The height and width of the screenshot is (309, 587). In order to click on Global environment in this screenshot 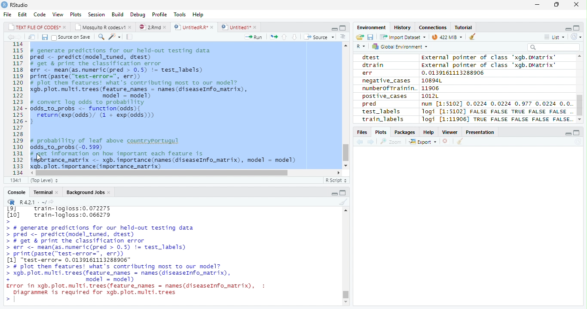, I will do `click(400, 47)`.